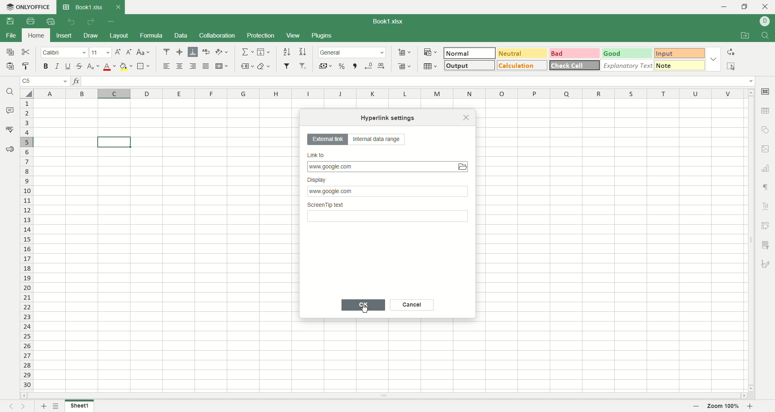 This screenshot has height=412, width=775. What do you see at coordinates (50, 21) in the screenshot?
I see `quick print` at bounding box center [50, 21].